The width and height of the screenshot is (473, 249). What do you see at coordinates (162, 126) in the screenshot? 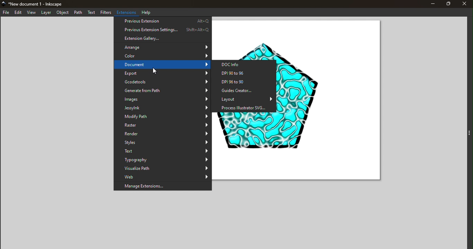
I see `Raster` at bounding box center [162, 126].